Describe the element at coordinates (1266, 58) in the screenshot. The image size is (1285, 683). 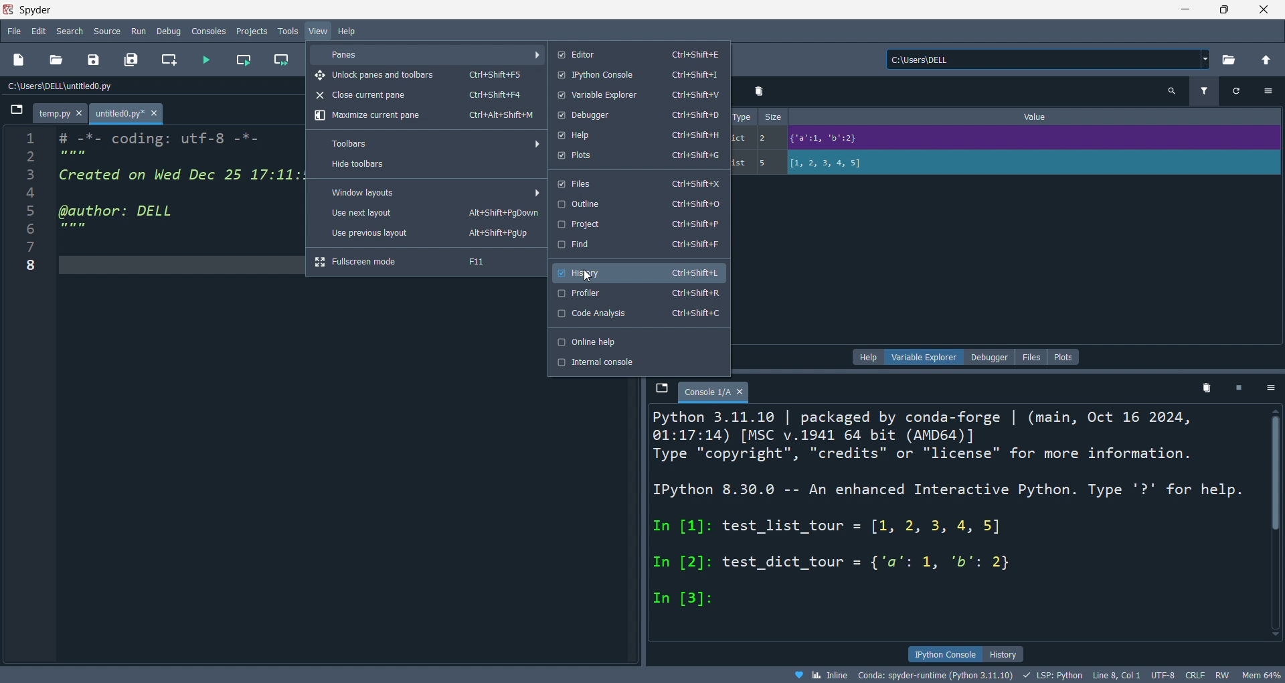
I see `open parent directory` at that location.